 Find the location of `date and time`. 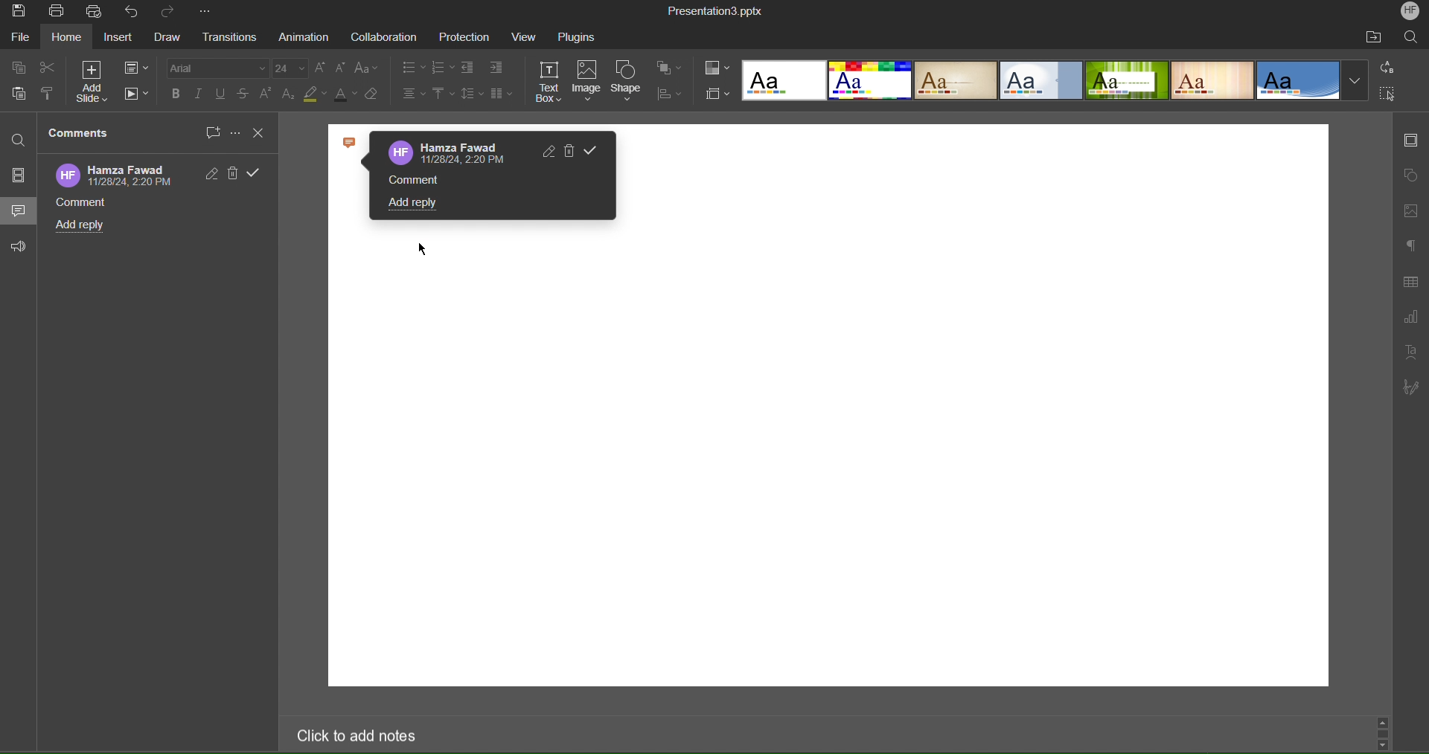

date and time is located at coordinates (132, 183).